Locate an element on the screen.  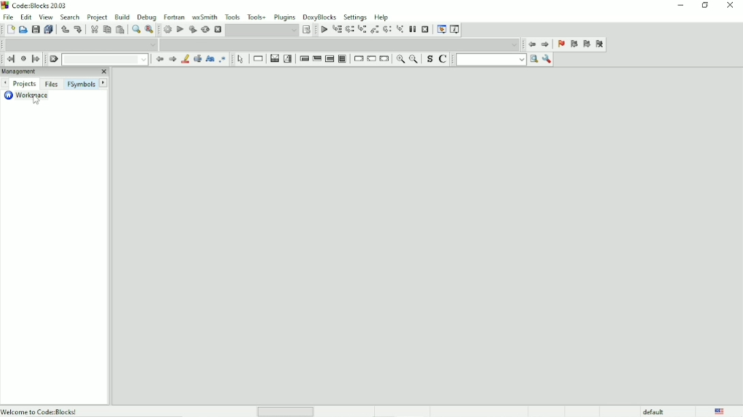
Stop debugger is located at coordinates (425, 29).